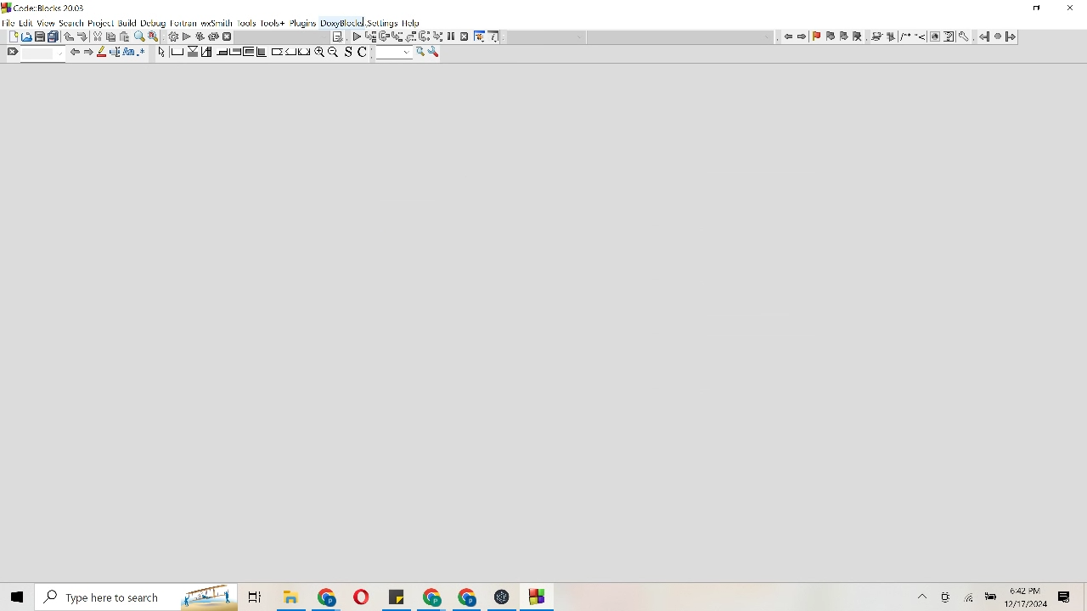  Describe the element at coordinates (338, 36) in the screenshot. I see `Note` at that location.